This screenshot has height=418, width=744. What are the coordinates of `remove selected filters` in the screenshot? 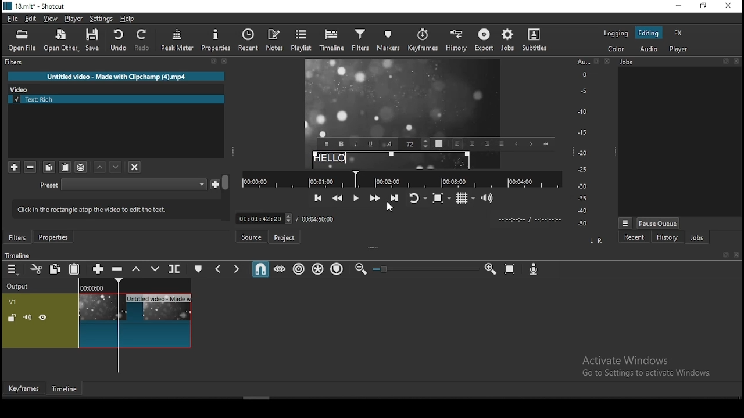 It's located at (31, 168).